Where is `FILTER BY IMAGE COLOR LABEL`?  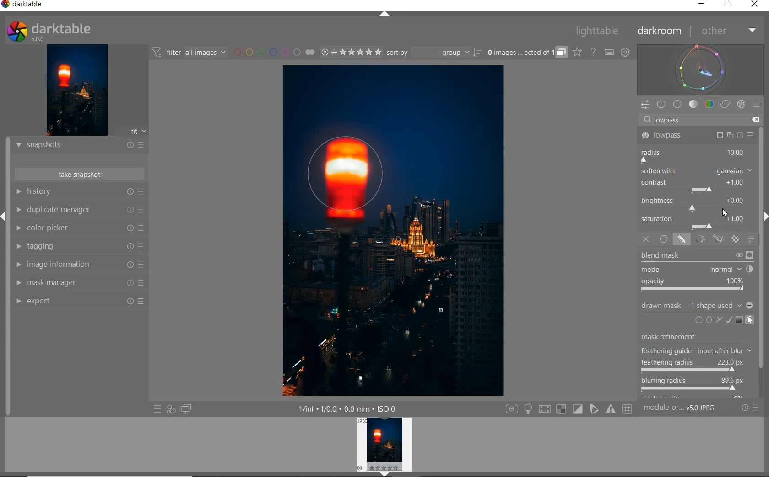
FILTER BY IMAGE COLOR LABEL is located at coordinates (274, 53).